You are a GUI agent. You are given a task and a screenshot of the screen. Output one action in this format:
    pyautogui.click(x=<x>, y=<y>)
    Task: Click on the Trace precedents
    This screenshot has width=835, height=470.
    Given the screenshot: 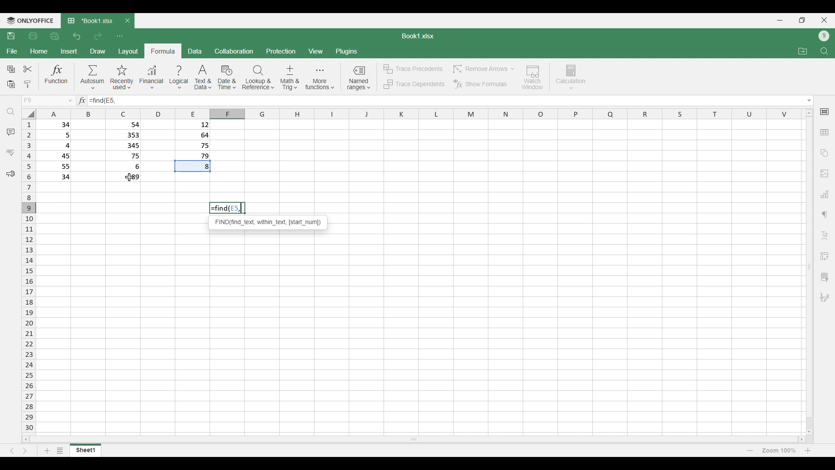 What is the action you would take?
    pyautogui.click(x=412, y=69)
    